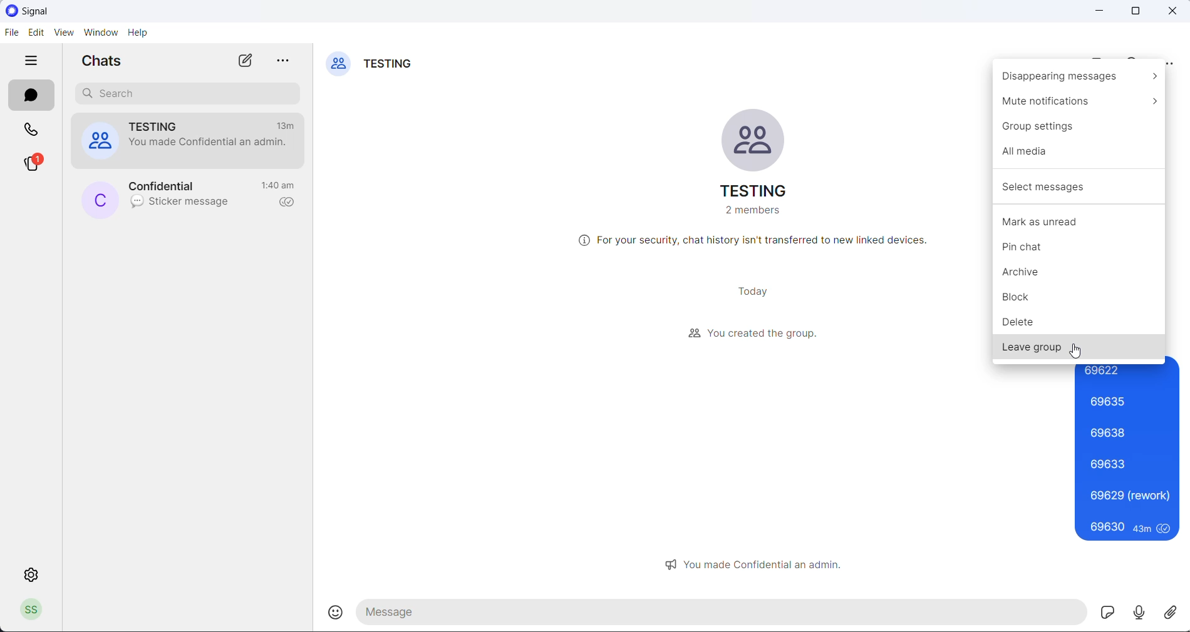  I want to click on disappearing messages, so click(1078, 76).